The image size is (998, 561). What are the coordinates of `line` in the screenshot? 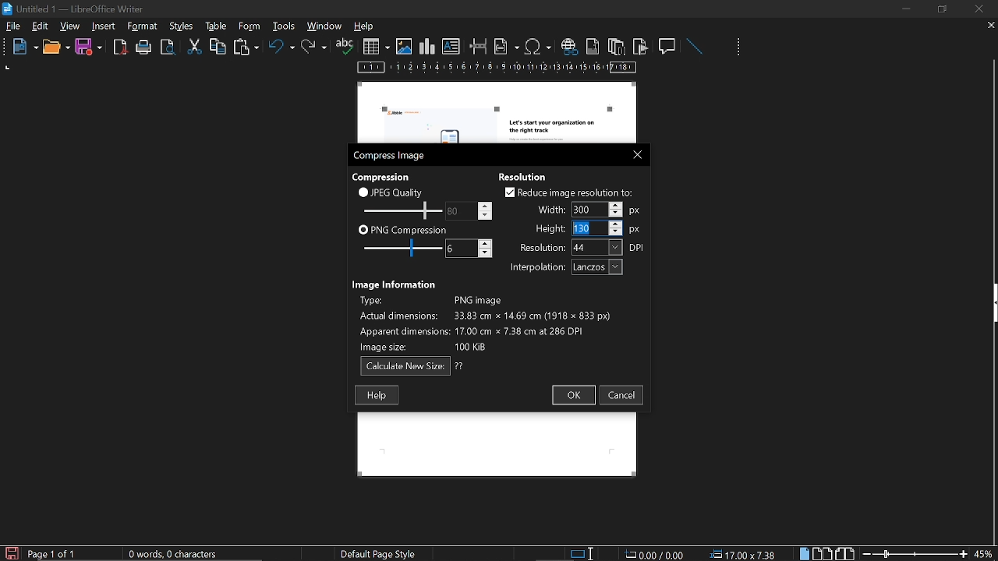 It's located at (694, 47).